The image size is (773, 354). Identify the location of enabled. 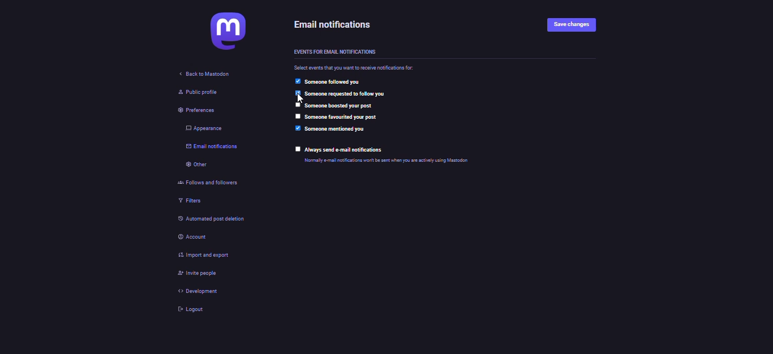
(297, 128).